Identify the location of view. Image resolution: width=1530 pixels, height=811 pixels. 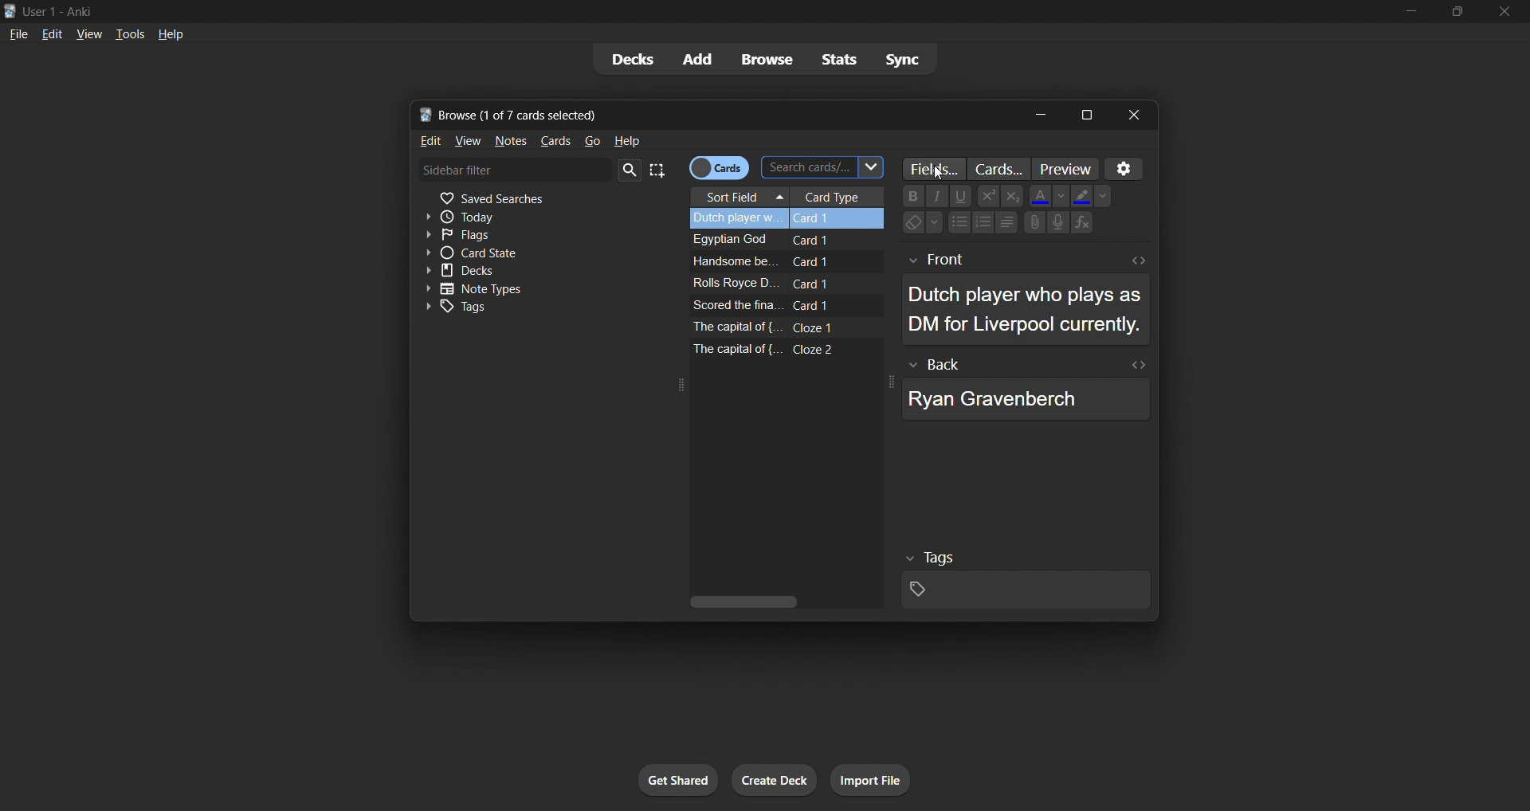
(87, 33).